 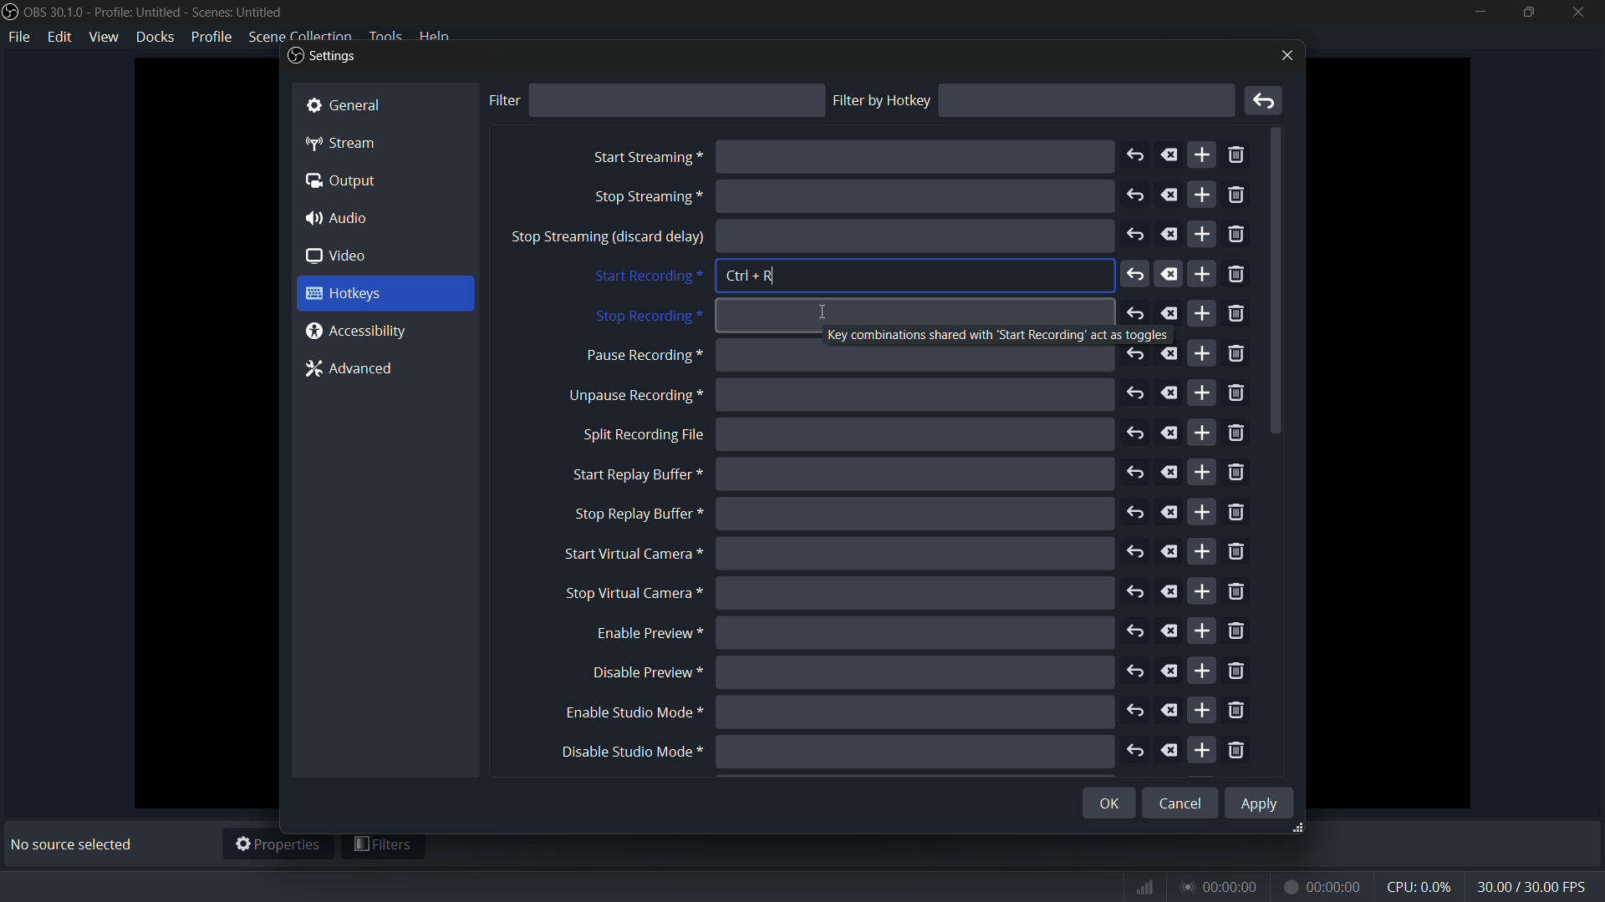 I want to click on add more, so click(x=1201, y=235).